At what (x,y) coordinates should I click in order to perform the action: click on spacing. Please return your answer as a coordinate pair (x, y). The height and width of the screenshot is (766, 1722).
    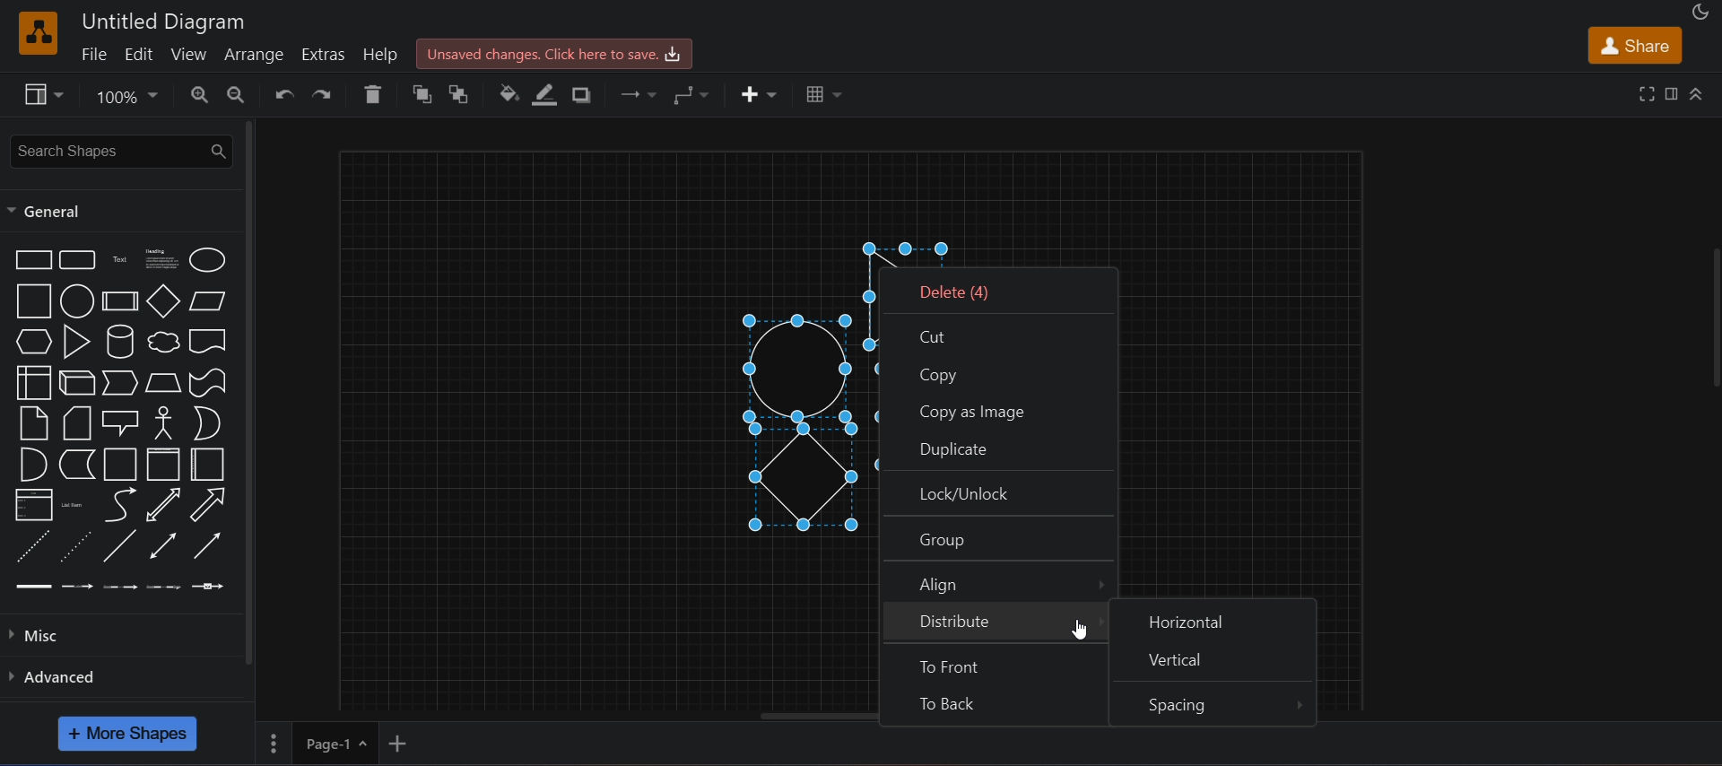
    Looking at the image, I should click on (1213, 704).